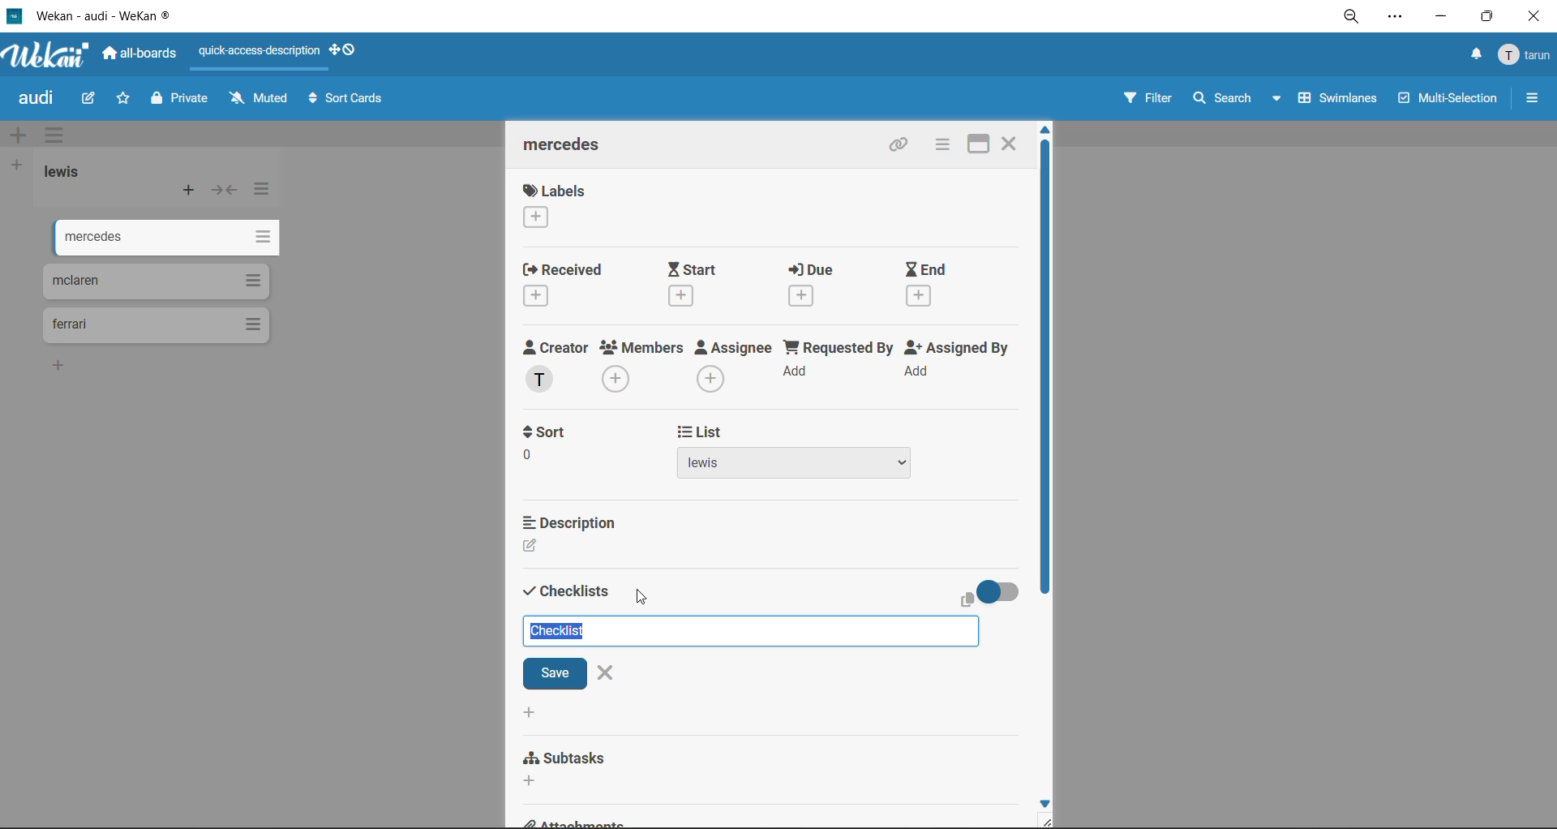  What do you see at coordinates (59, 137) in the screenshot?
I see `swimlane actions` at bounding box center [59, 137].